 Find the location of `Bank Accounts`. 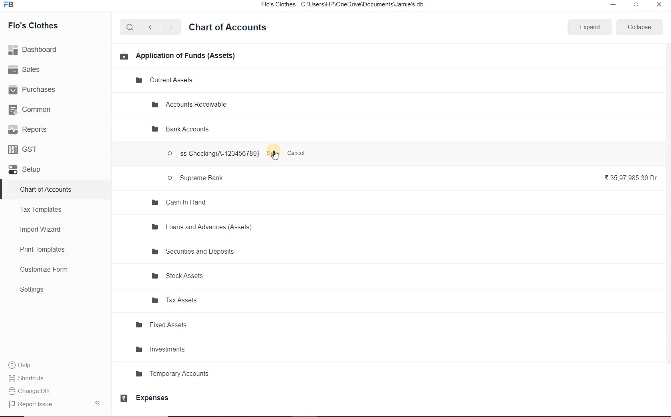

Bank Accounts is located at coordinates (182, 130).